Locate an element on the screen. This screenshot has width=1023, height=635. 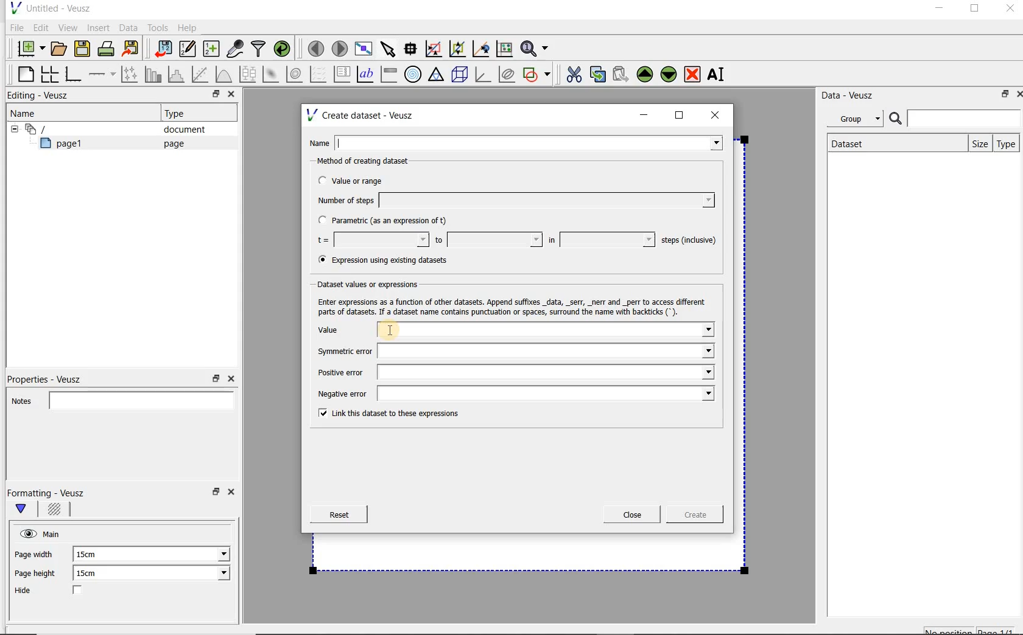
filter data is located at coordinates (259, 50).